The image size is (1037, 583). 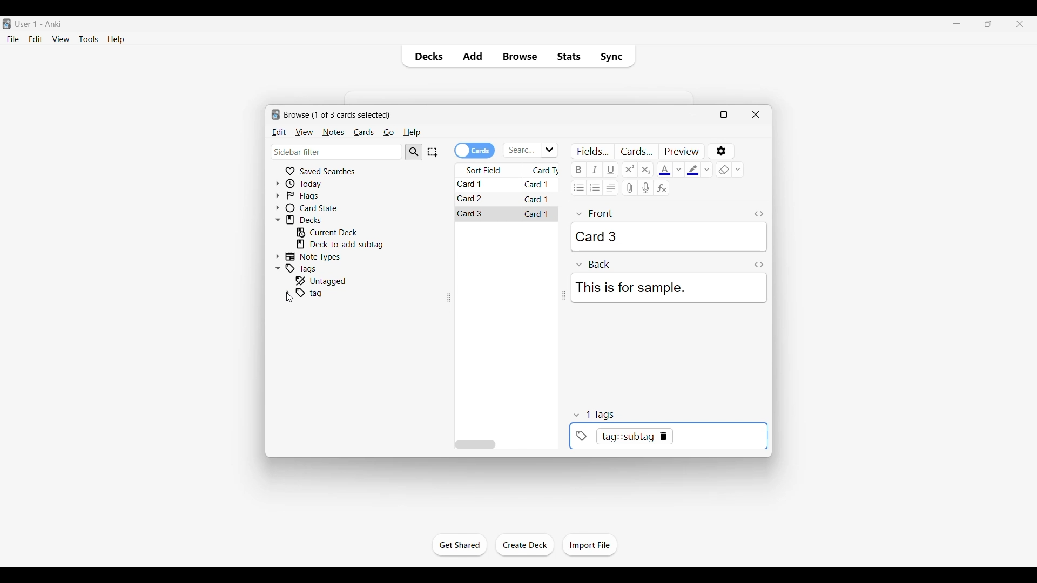 What do you see at coordinates (278, 195) in the screenshot?
I see `Click to expand flags` at bounding box center [278, 195].